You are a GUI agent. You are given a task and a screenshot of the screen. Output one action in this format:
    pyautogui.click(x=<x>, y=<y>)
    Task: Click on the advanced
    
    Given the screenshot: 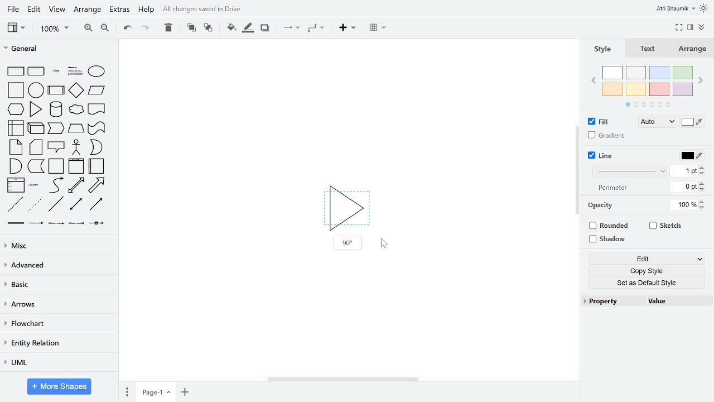 What is the action you would take?
    pyautogui.click(x=57, y=266)
    